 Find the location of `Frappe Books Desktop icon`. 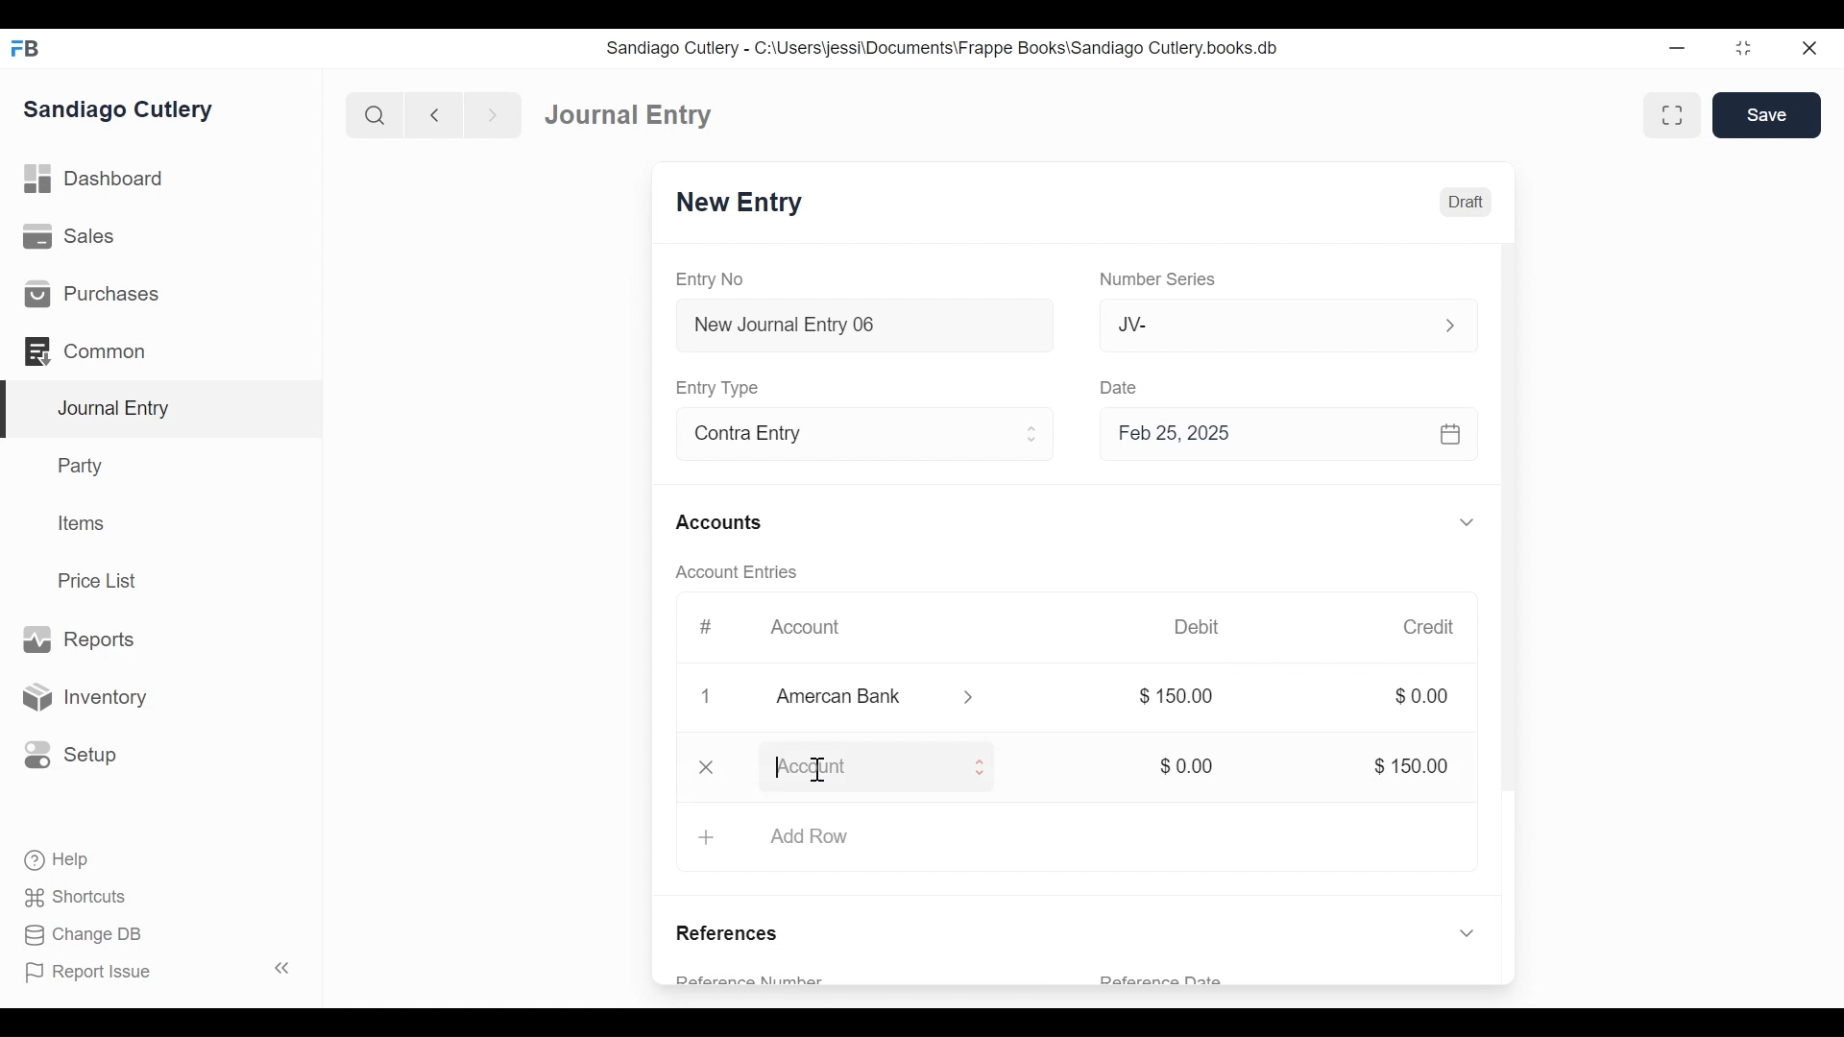

Frappe Books Desktop icon is located at coordinates (27, 49).